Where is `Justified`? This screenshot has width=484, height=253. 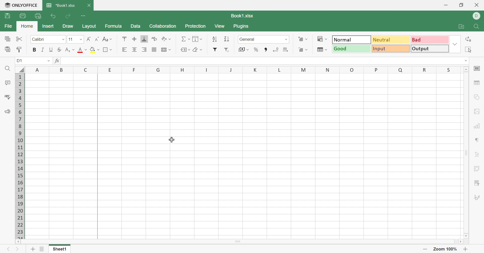
Justified is located at coordinates (154, 50).